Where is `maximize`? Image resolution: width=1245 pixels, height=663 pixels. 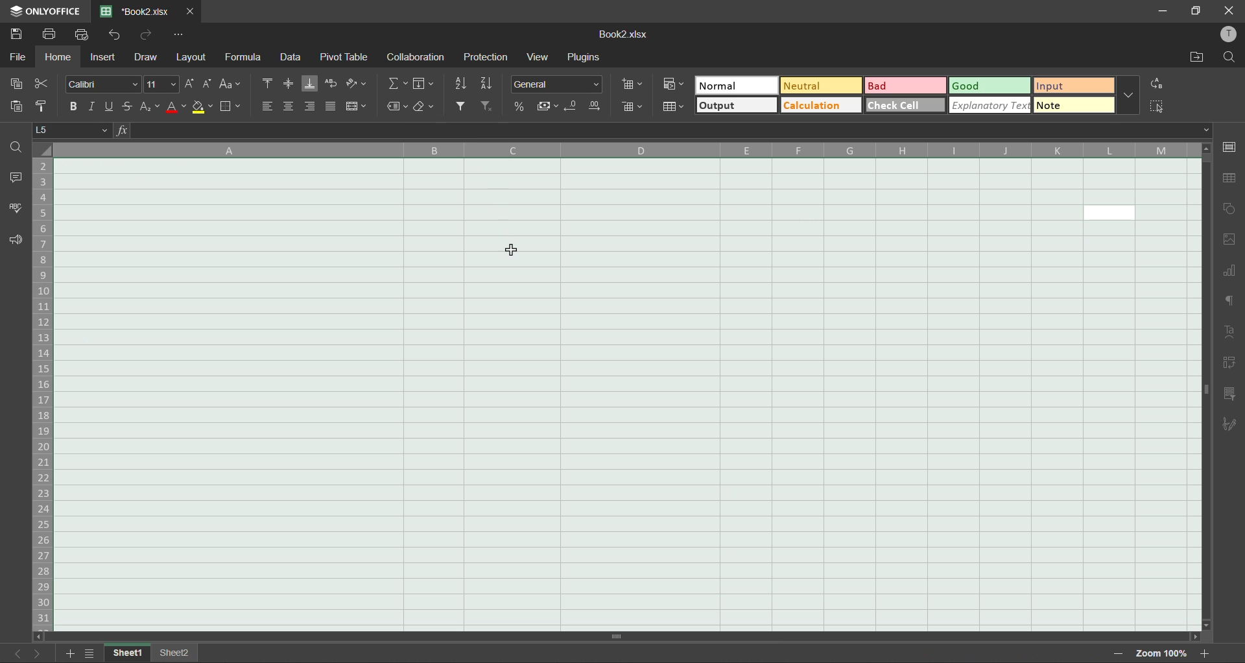 maximize is located at coordinates (1197, 10).